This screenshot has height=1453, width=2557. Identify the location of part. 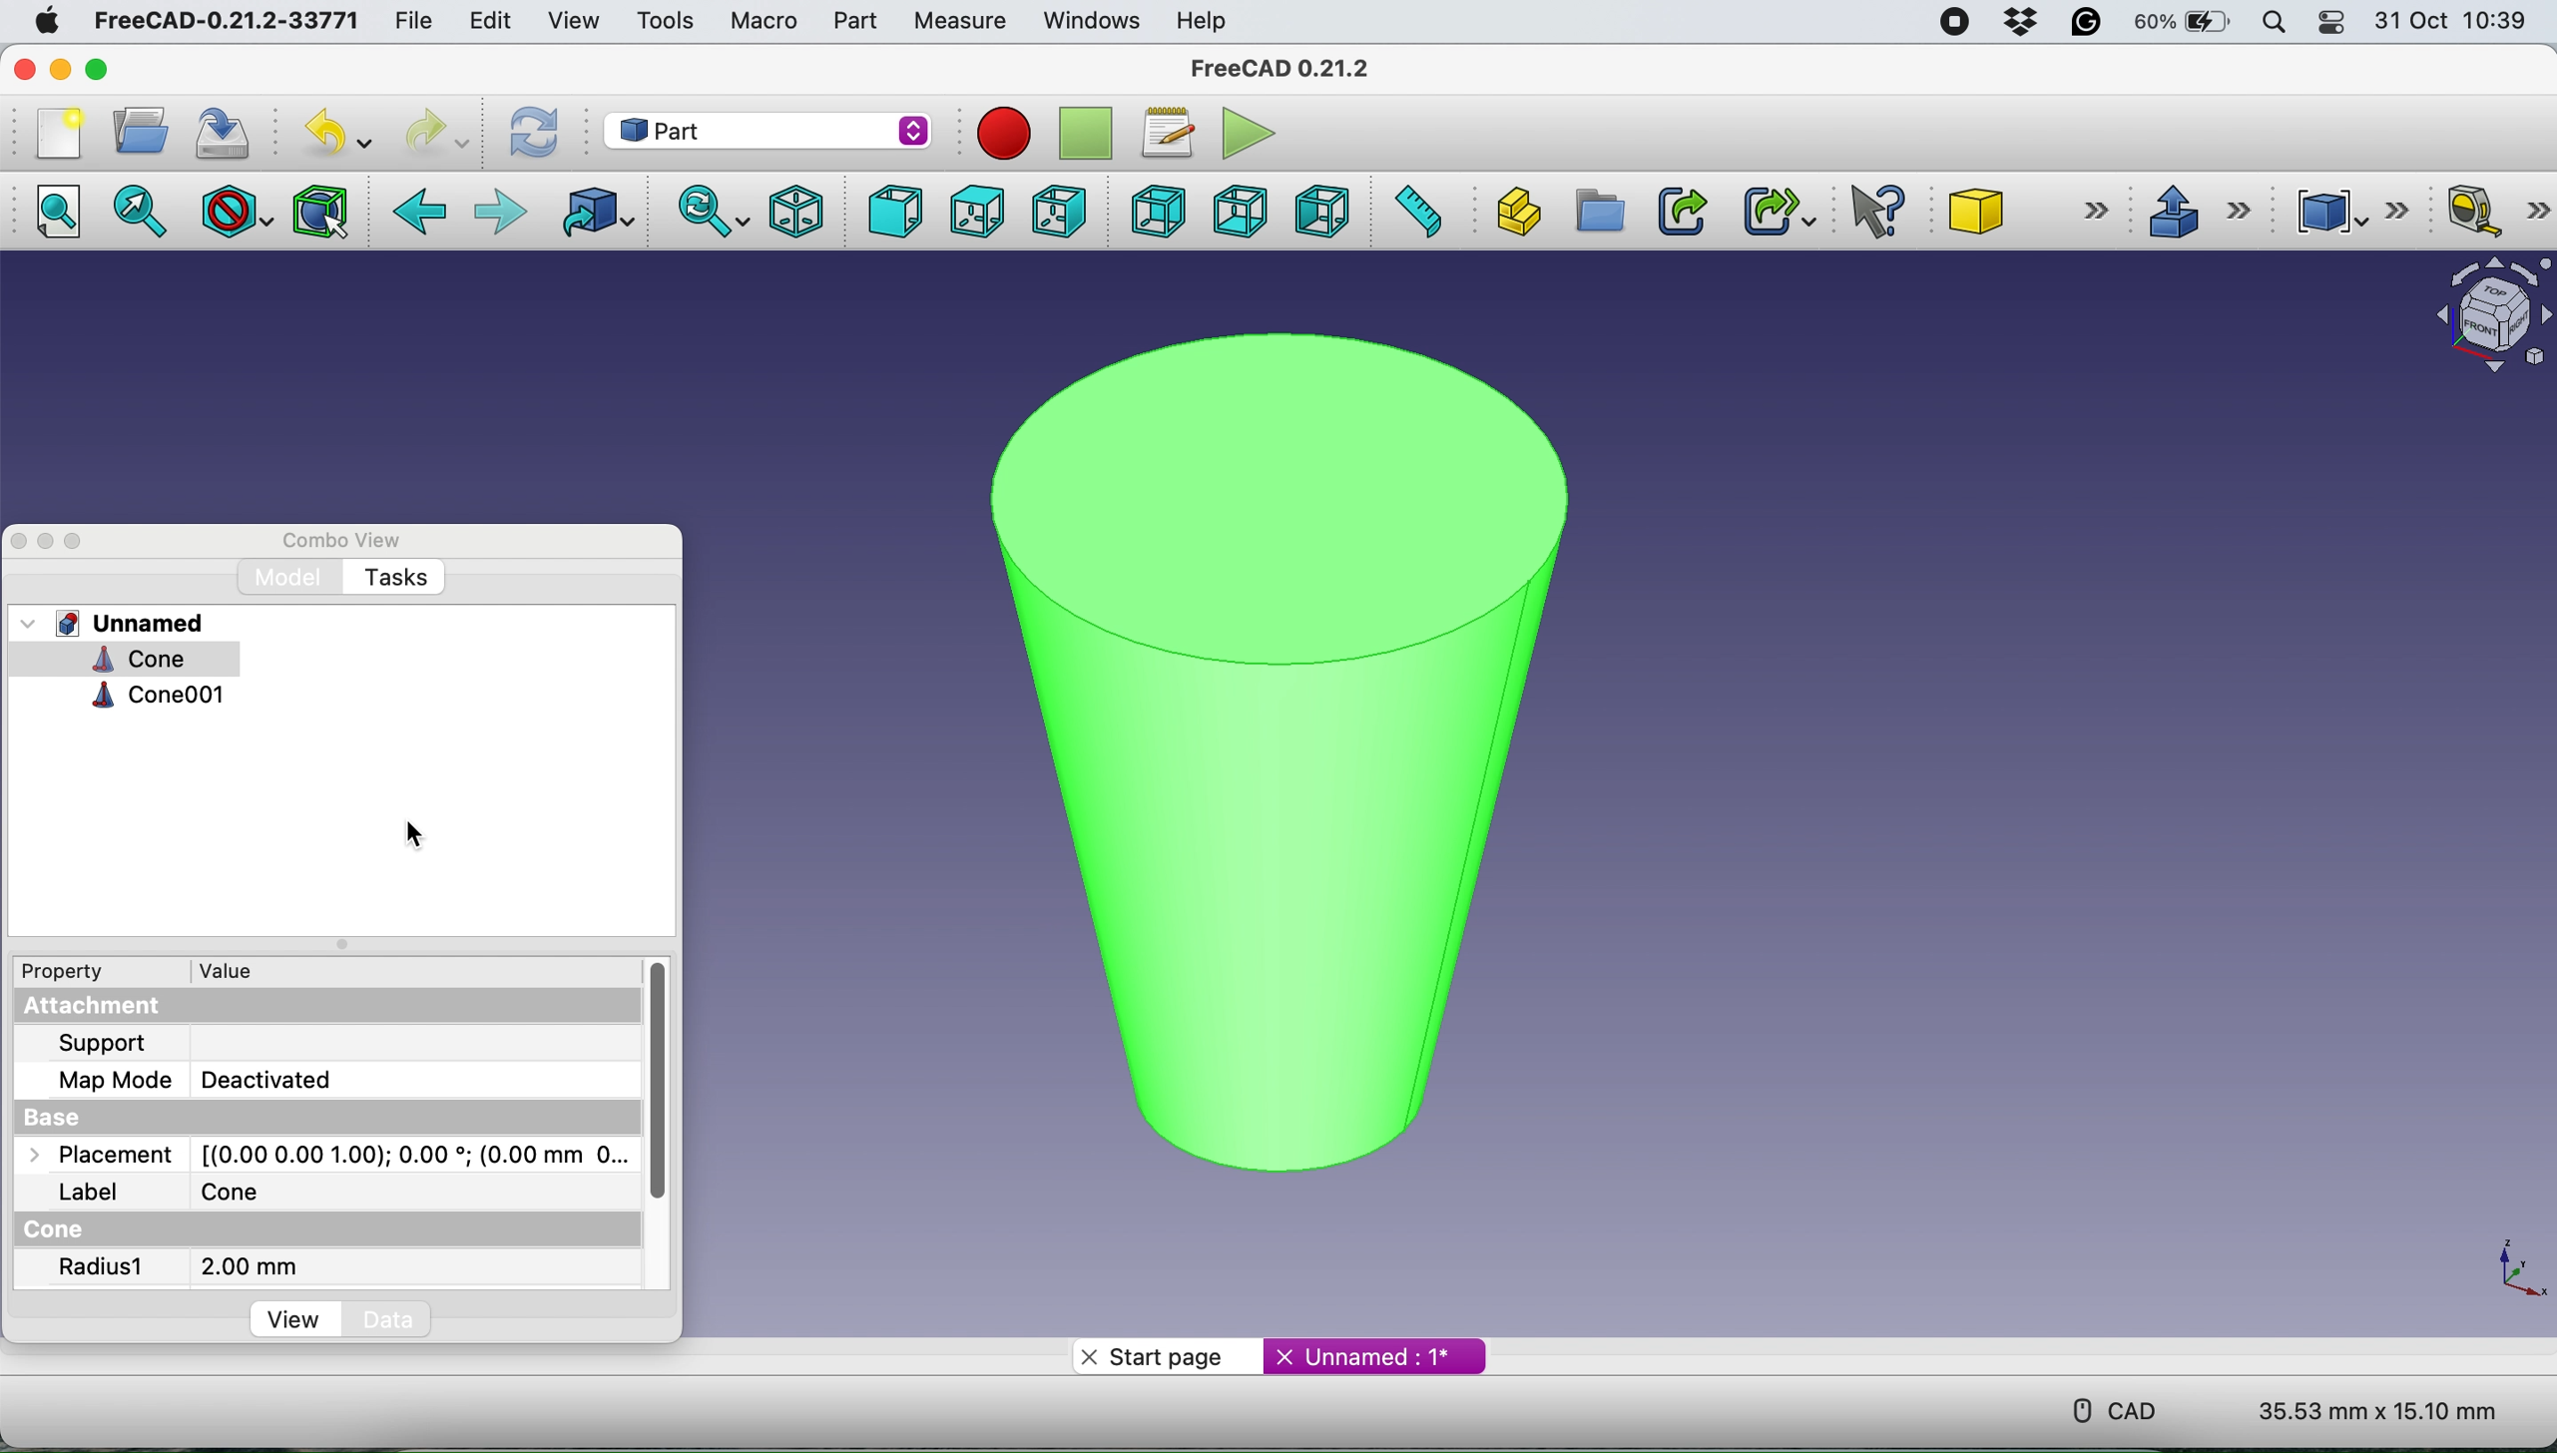
(771, 129).